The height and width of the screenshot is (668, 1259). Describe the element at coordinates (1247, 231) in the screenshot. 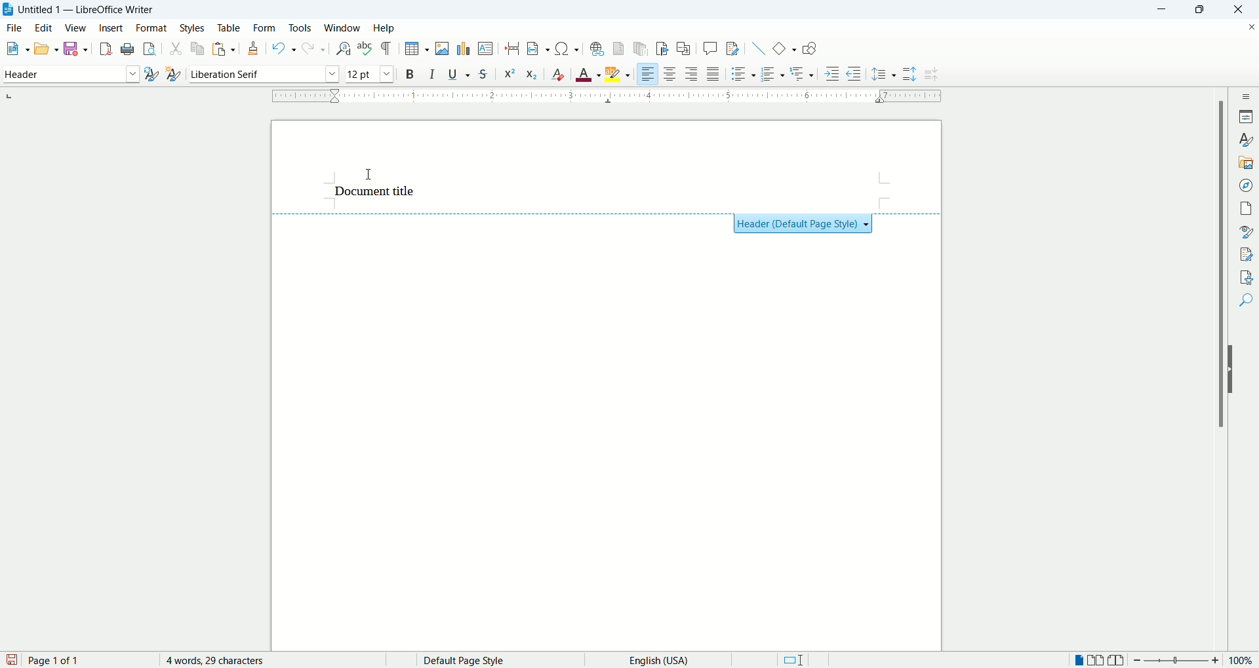

I see `style inspector` at that location.